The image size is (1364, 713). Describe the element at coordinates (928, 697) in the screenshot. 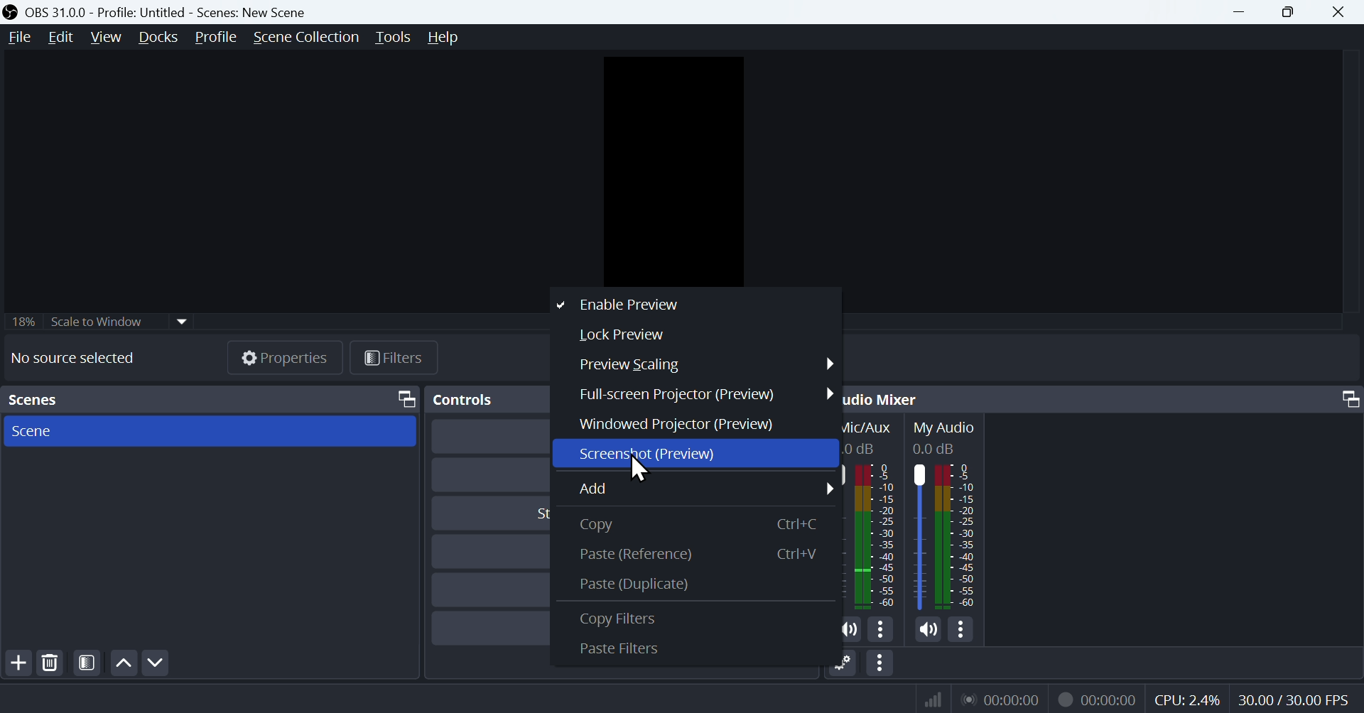

I see `signals` at that location.